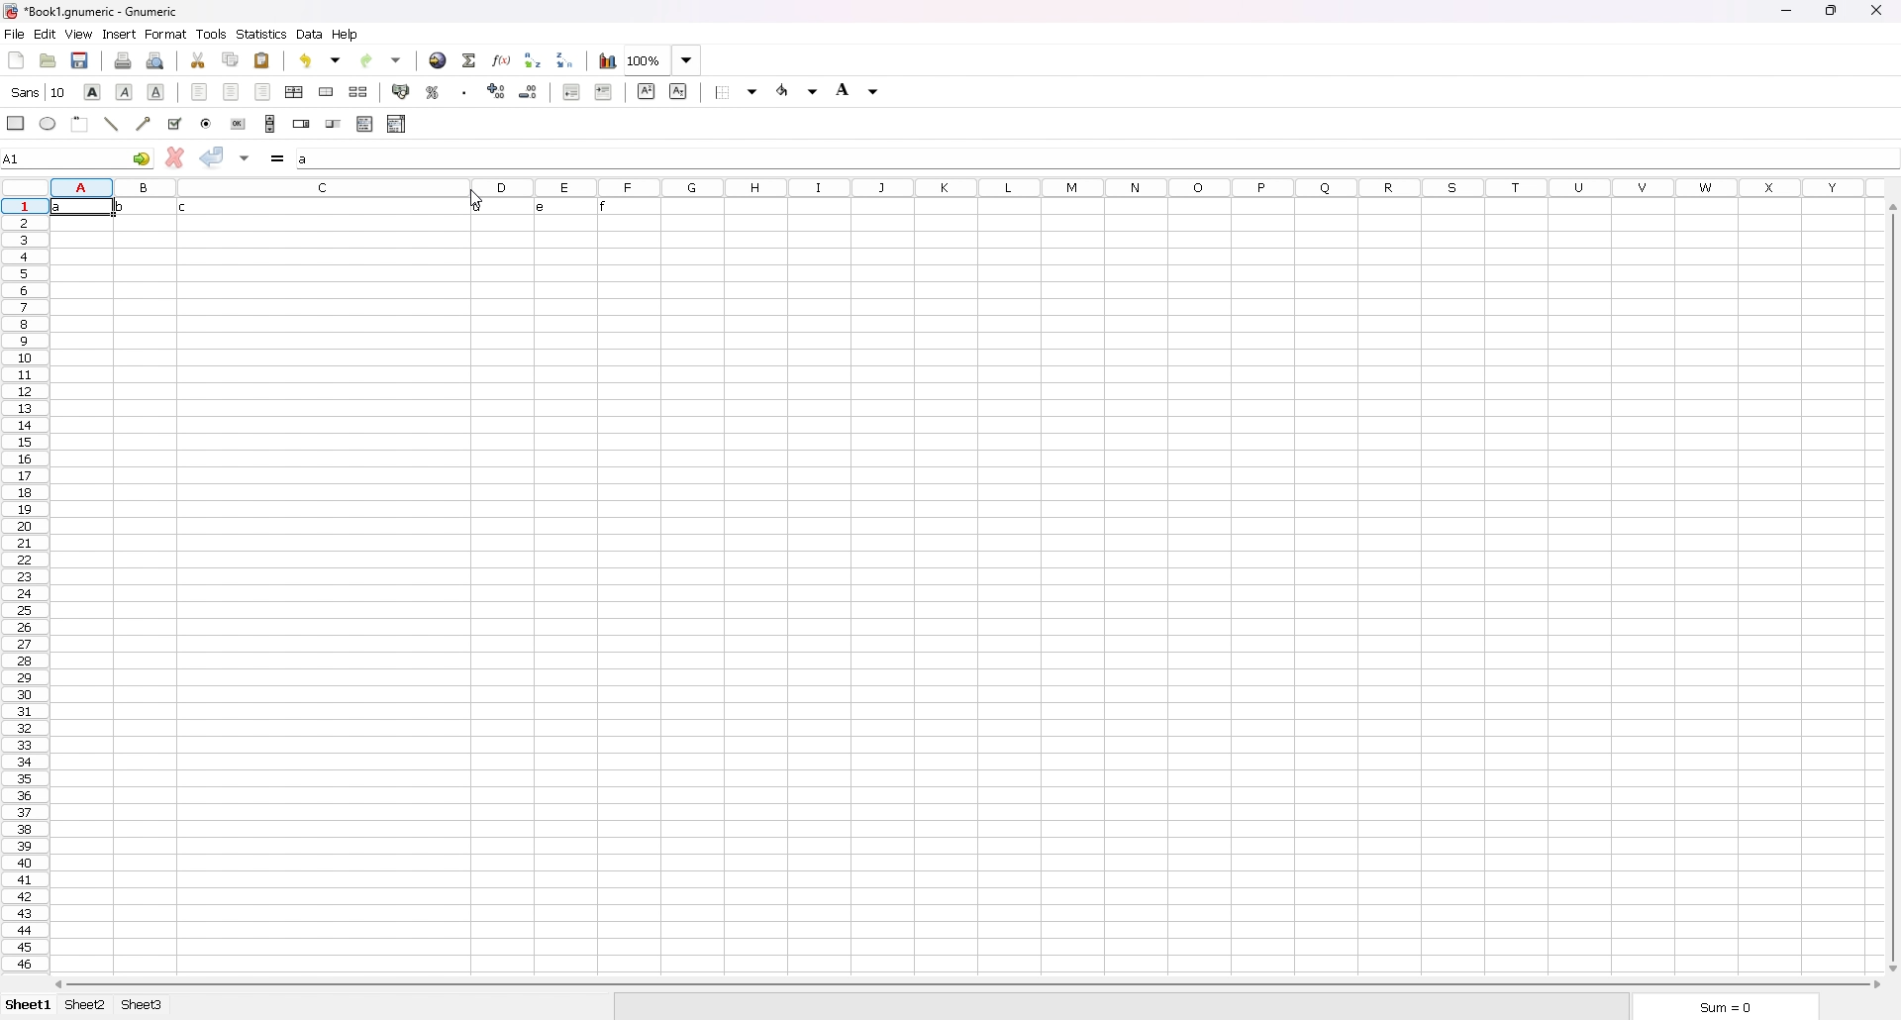 This screenshot has height=1020, width=1901. Describe the element at coordinates (565, 59) in the screenshot. I see `sort descending` at that location.